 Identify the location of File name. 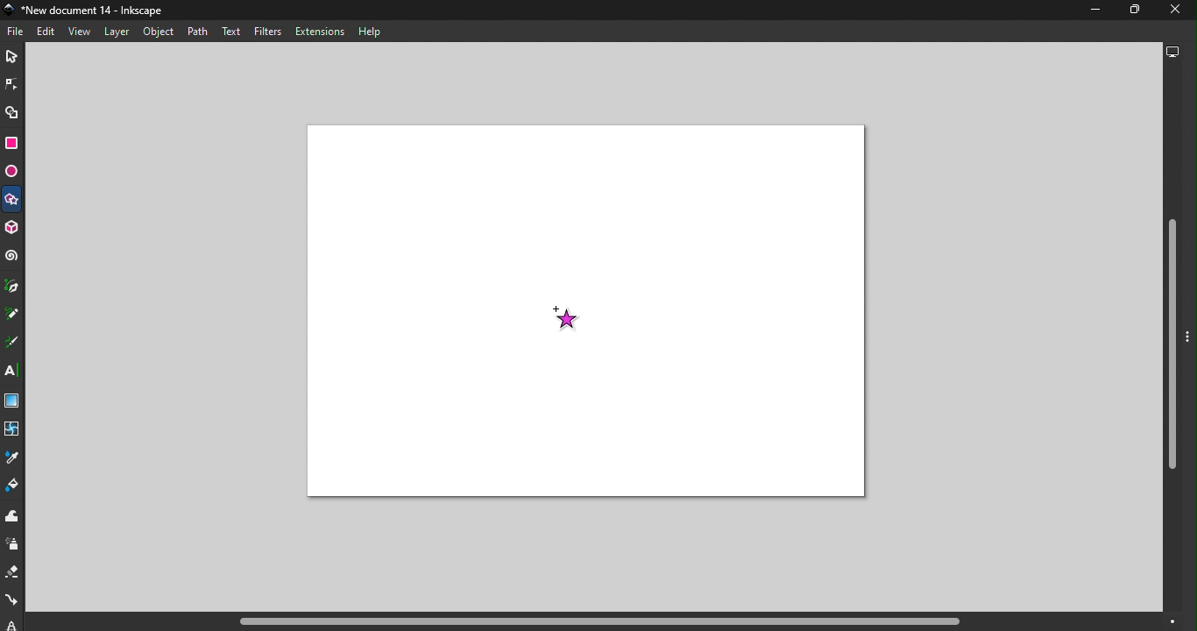
(89, 11).